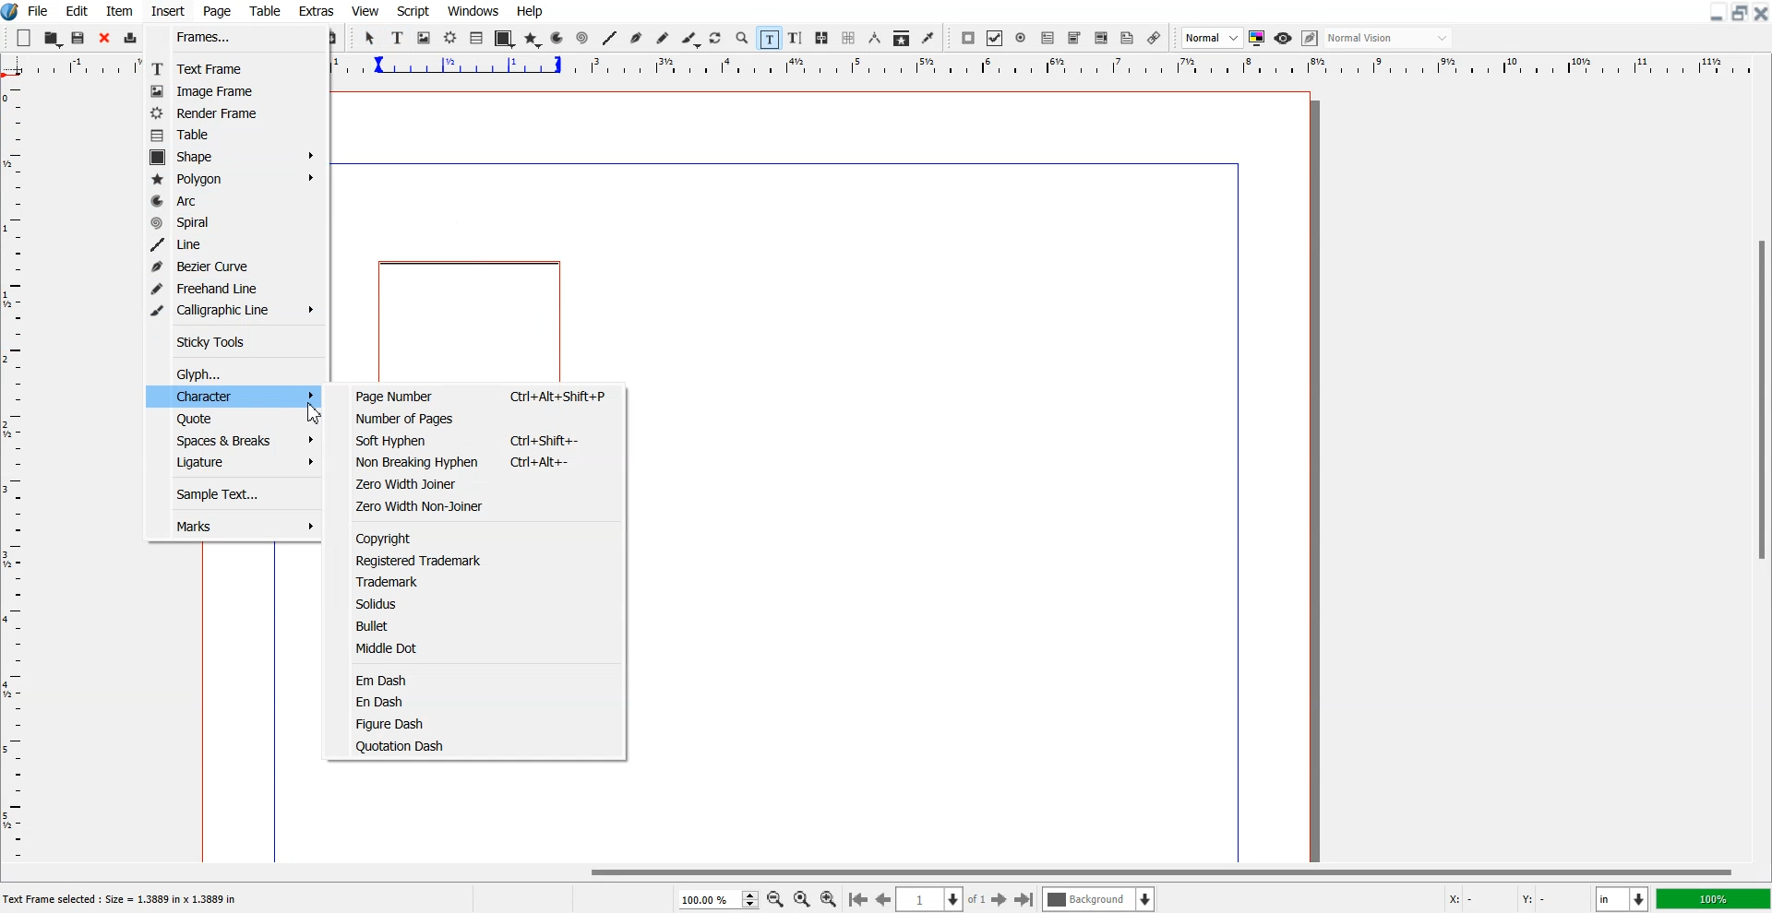  I want to click on Zero Width Joiner, so click(483, 482).